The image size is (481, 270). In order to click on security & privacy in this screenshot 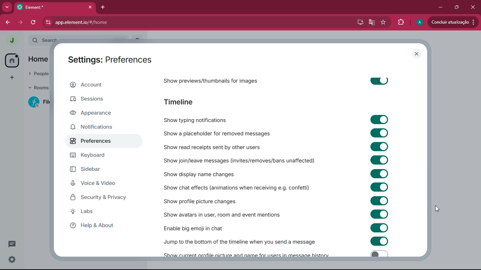, I will do `click(100, 199)`.